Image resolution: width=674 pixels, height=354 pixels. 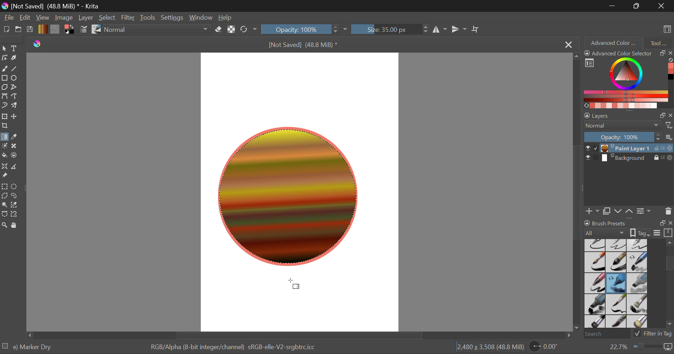 What do you see at coordinates (608, 210) in the screenshot?
I see `Copy` at bounding box center [608, 210].